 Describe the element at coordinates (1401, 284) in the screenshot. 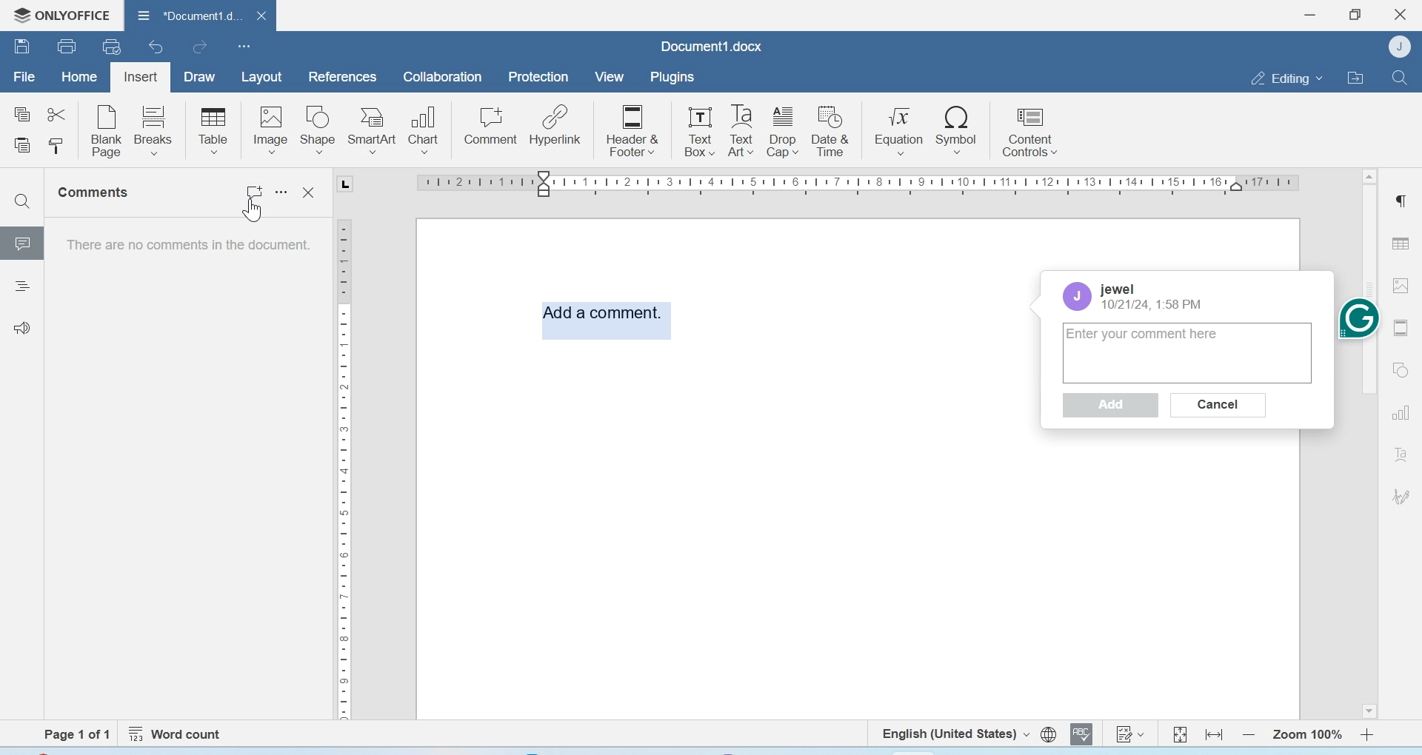

I see `Image` at that location.